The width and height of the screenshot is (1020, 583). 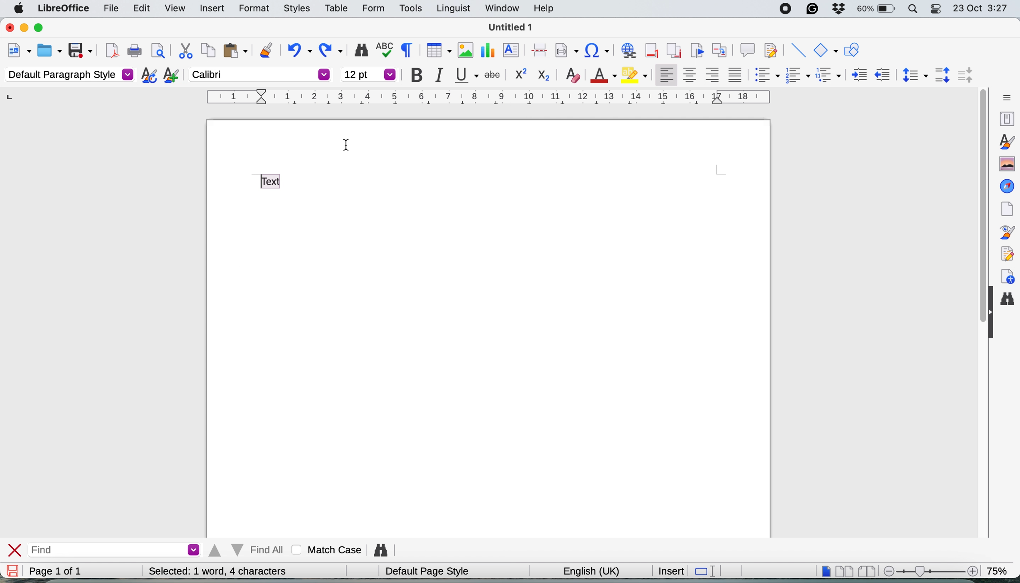 I want to click on select outline format, so click(x=828, y=75).